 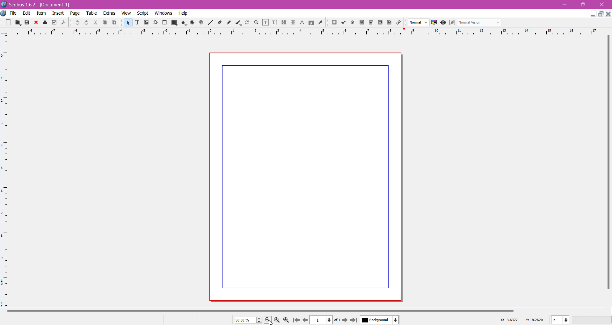 I want to click on Go to first page, so click(x=295, y=320).